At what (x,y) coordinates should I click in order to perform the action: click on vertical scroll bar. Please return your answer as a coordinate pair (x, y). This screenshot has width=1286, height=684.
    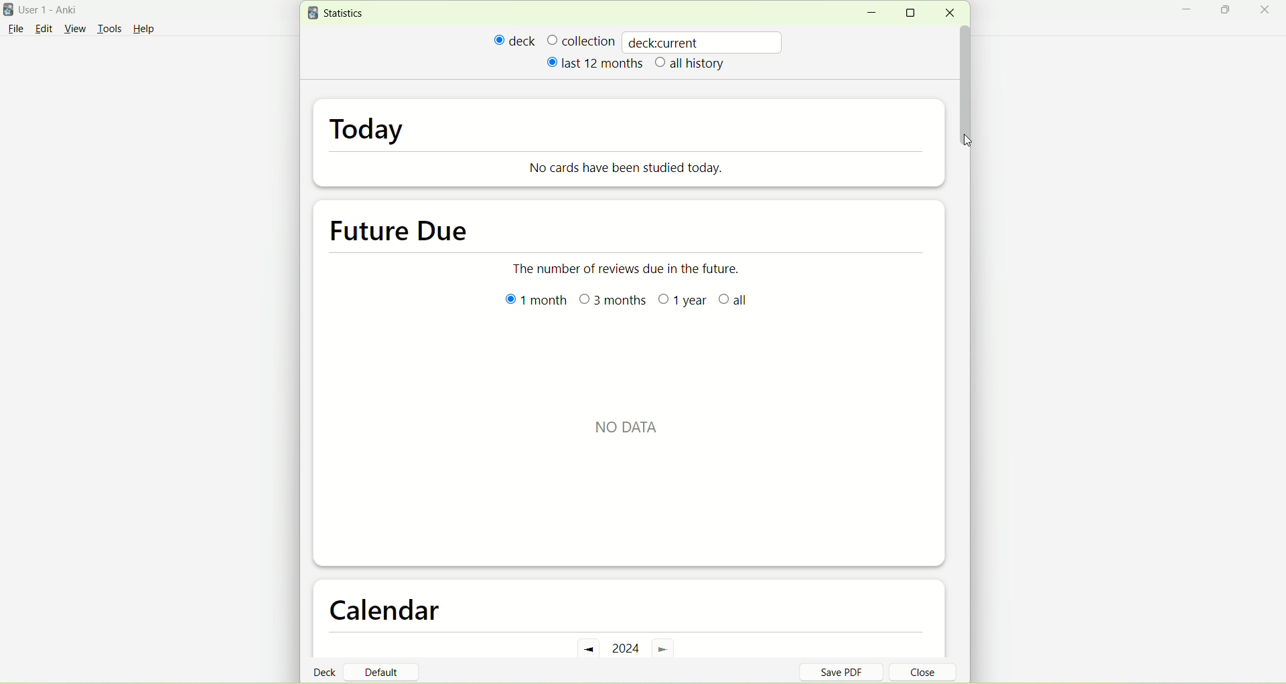
    Looking at the image, I should click on (965, 73).